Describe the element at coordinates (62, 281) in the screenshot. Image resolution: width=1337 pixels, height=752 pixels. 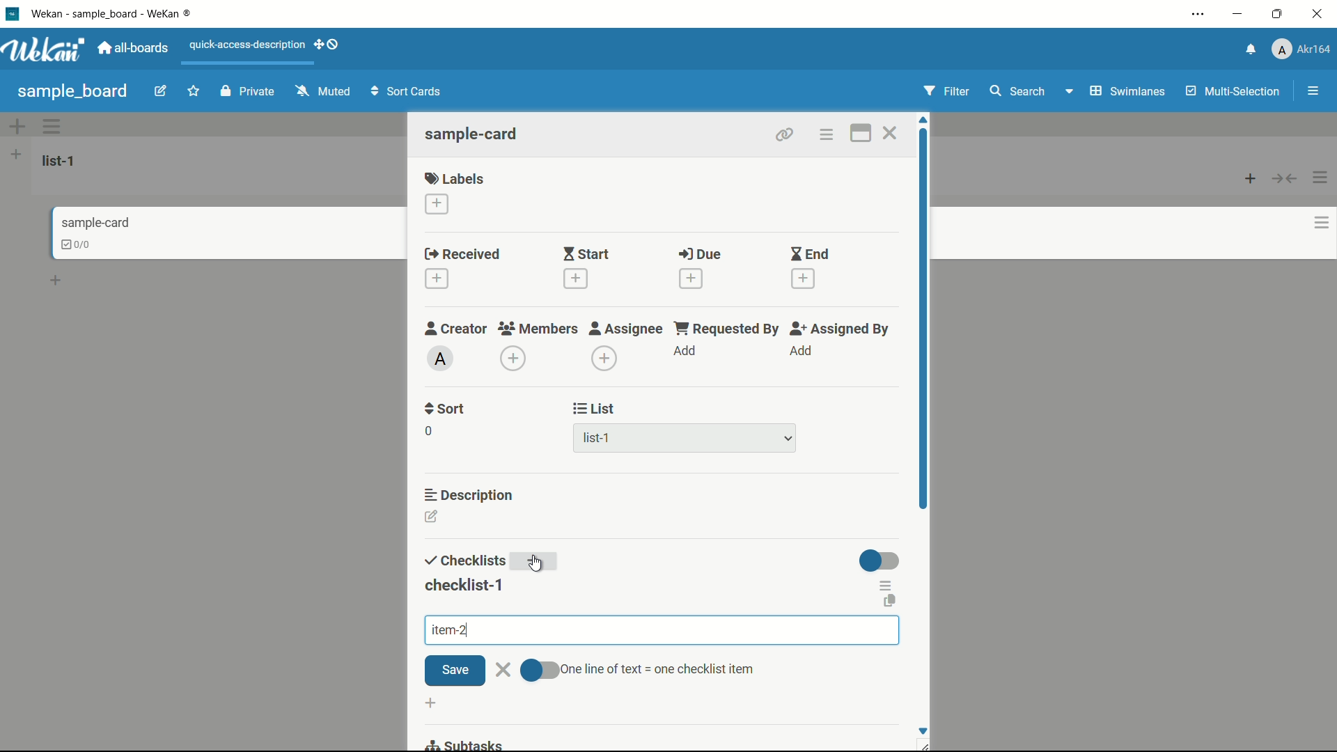
I see `add card bottom` at that location.